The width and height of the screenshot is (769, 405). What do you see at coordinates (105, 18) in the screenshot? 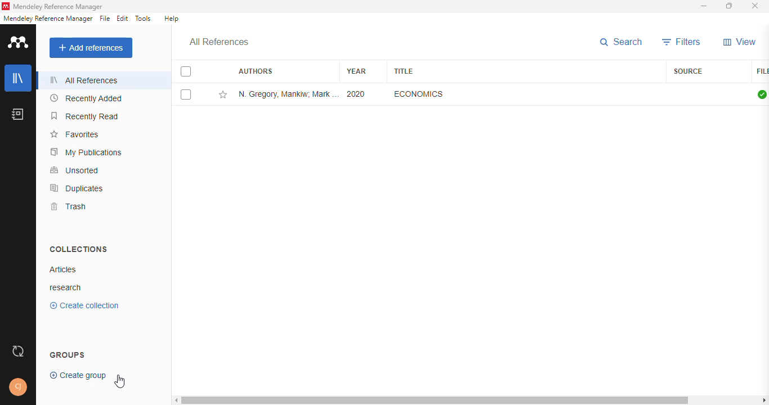
I see `file` at bounding box center [105, 18].